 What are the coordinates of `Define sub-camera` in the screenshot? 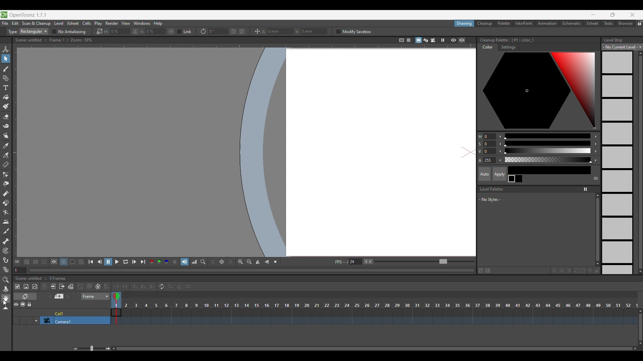 It's located at (54, 262).